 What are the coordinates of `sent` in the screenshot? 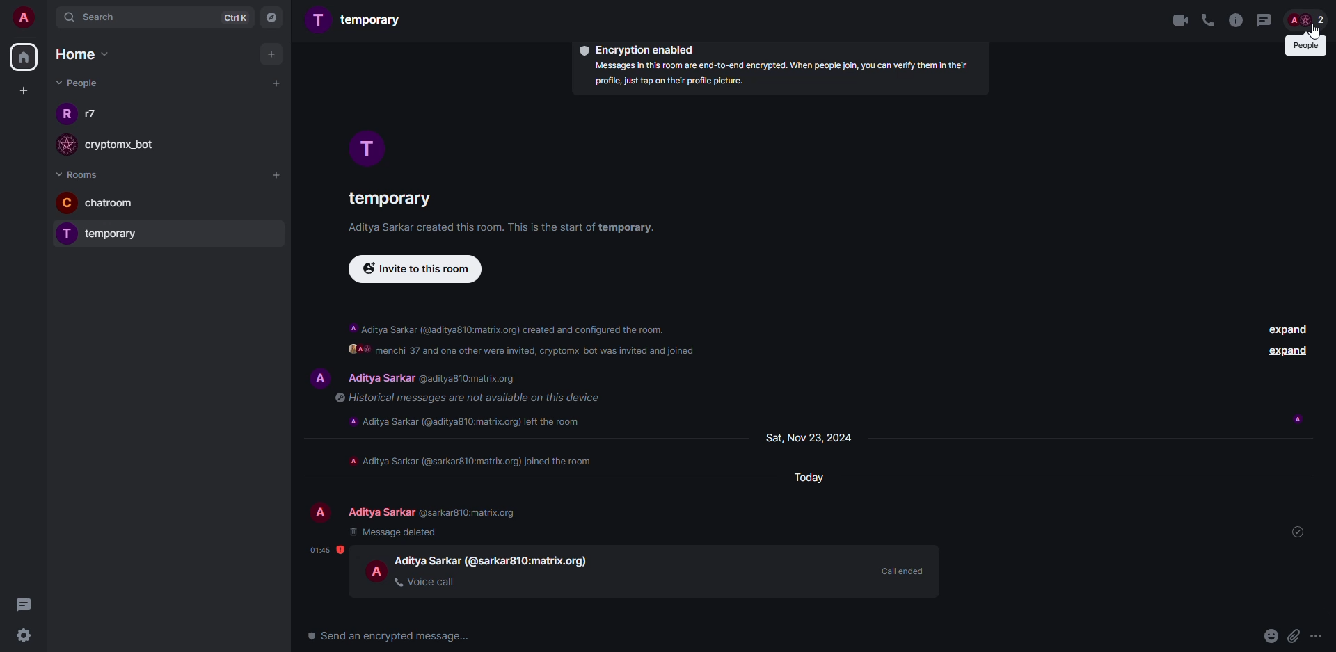 It's located at (1294, 530).